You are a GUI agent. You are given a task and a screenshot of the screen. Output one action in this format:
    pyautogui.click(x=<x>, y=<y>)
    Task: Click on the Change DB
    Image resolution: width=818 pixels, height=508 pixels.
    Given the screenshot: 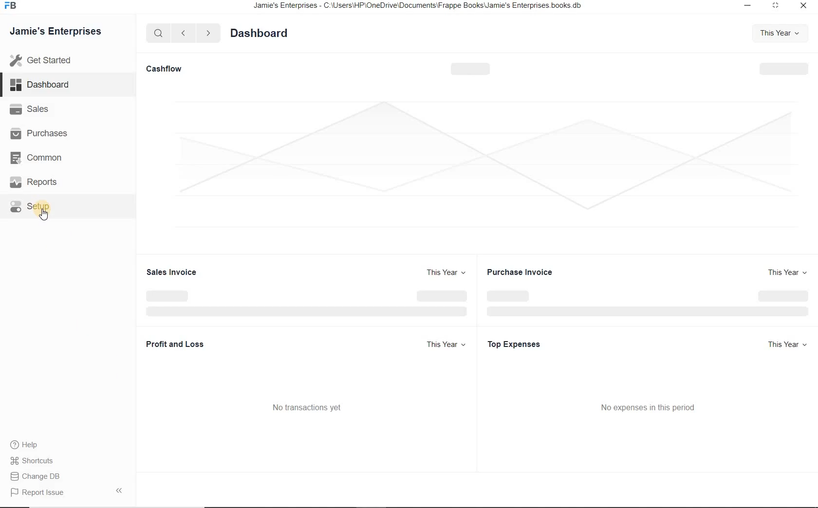 What is the action you would take?
    pyautogui.click(x=38, y=477)
    